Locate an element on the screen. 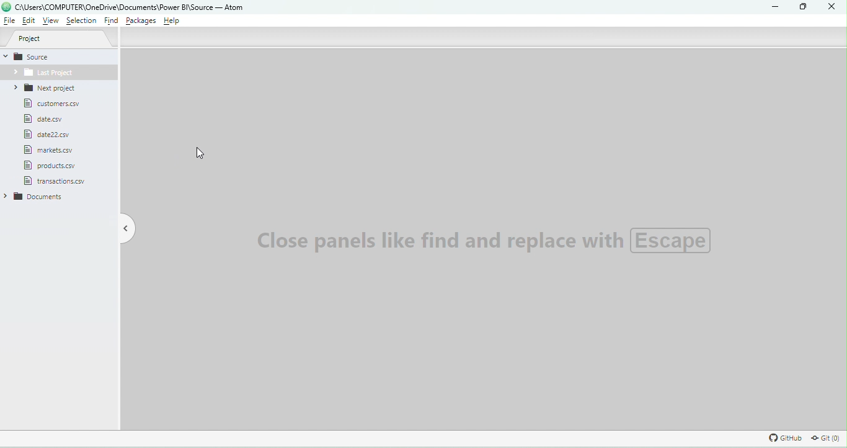  Folder is located at coordinates (40, 73).